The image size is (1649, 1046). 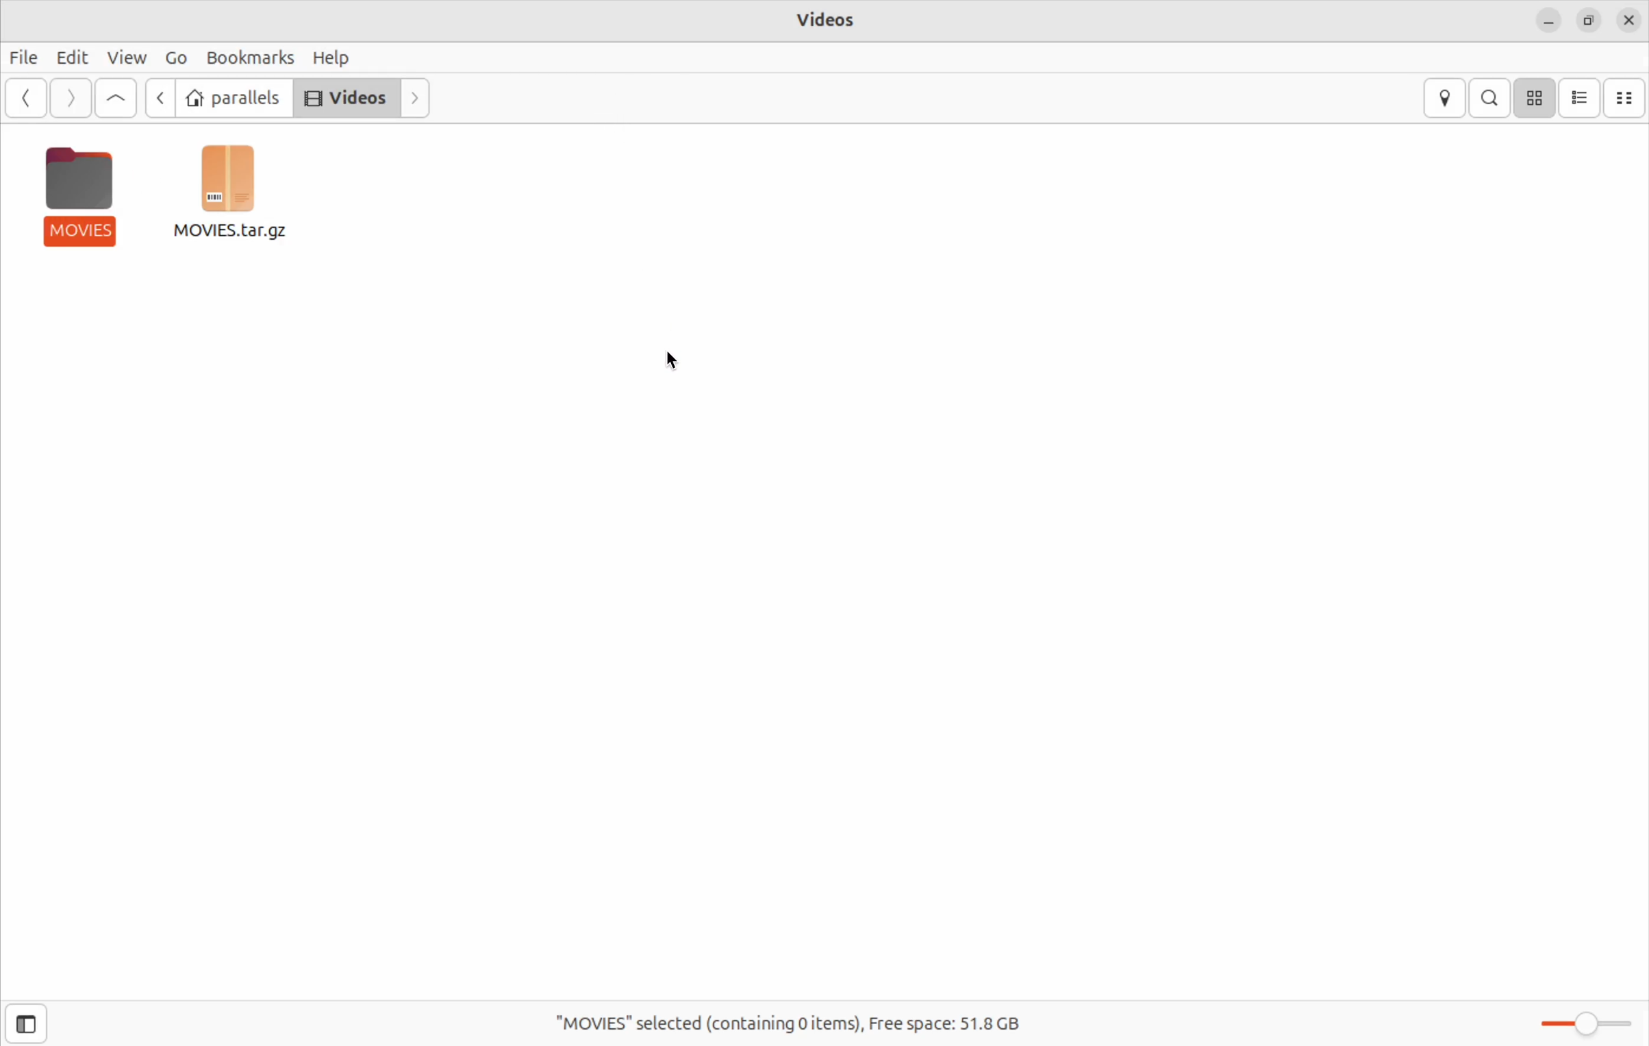 I want to click on go back, so click(x=159, y=98).